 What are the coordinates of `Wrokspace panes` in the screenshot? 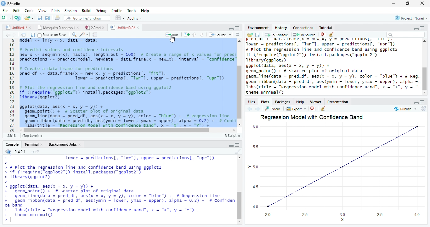 It's located at (119, 18).